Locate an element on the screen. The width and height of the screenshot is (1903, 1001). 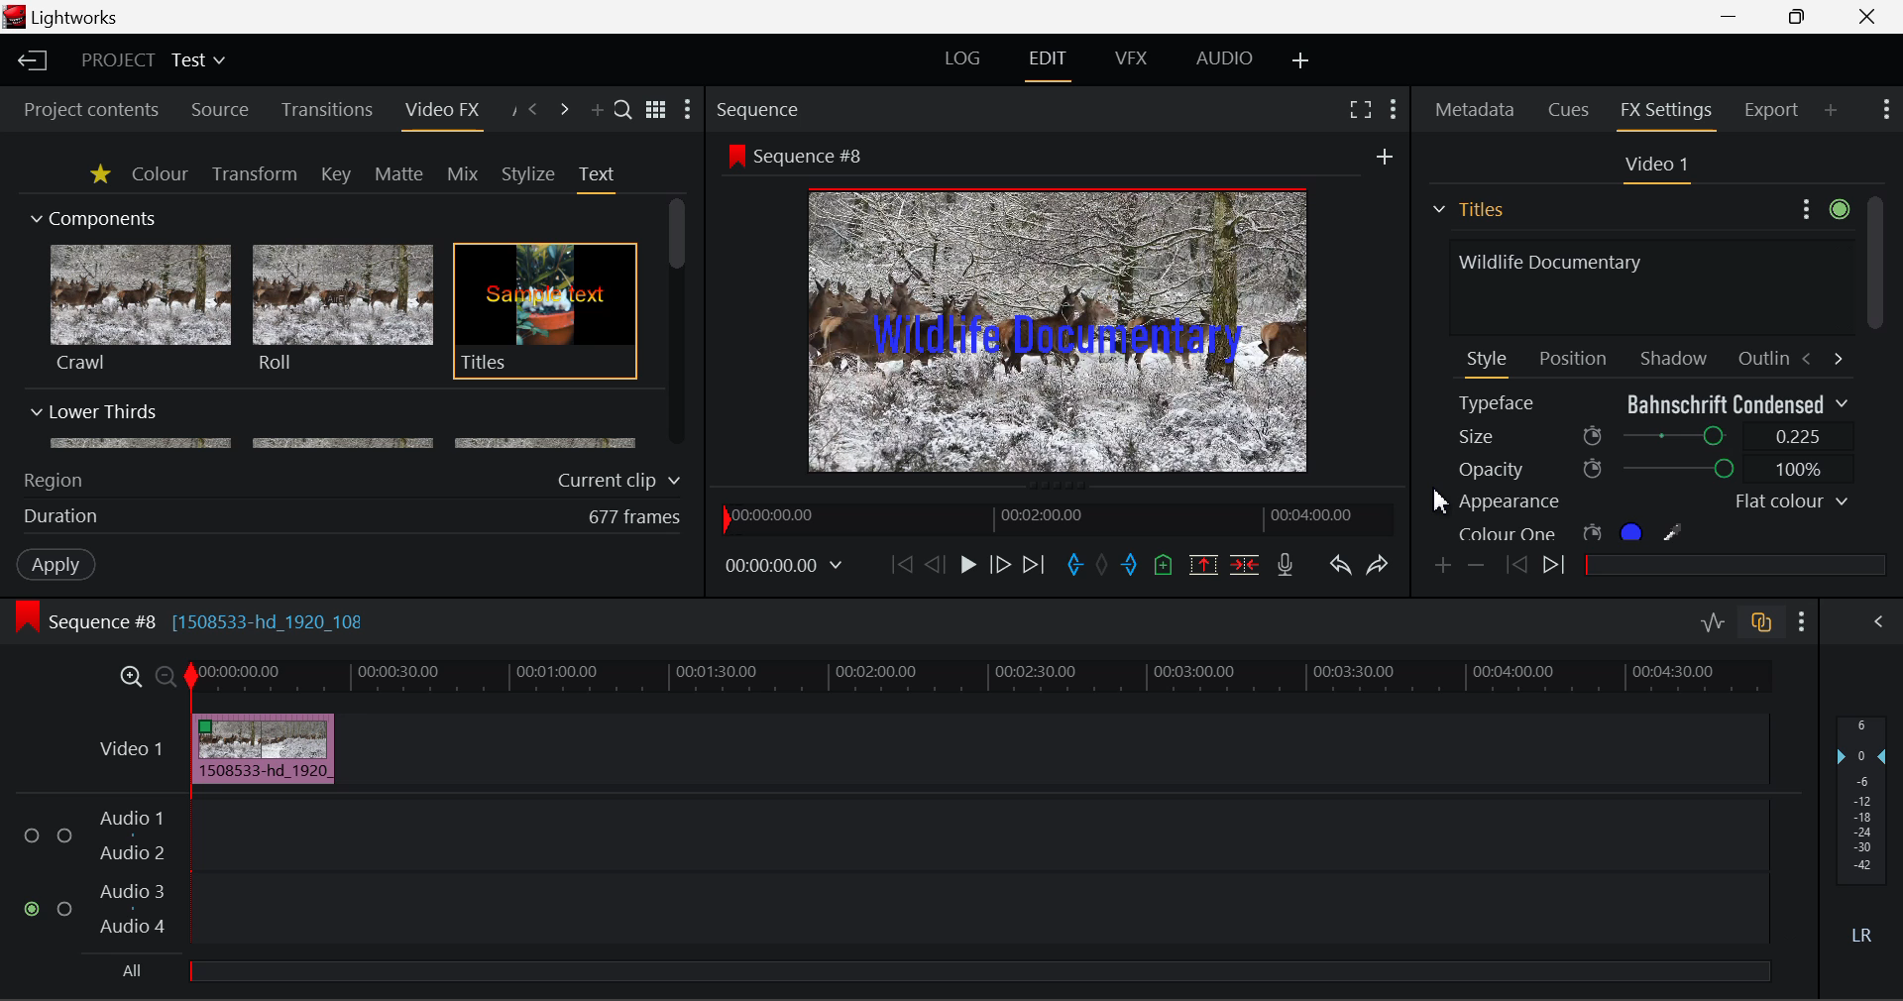
add is located at coordinates (1385, 156).